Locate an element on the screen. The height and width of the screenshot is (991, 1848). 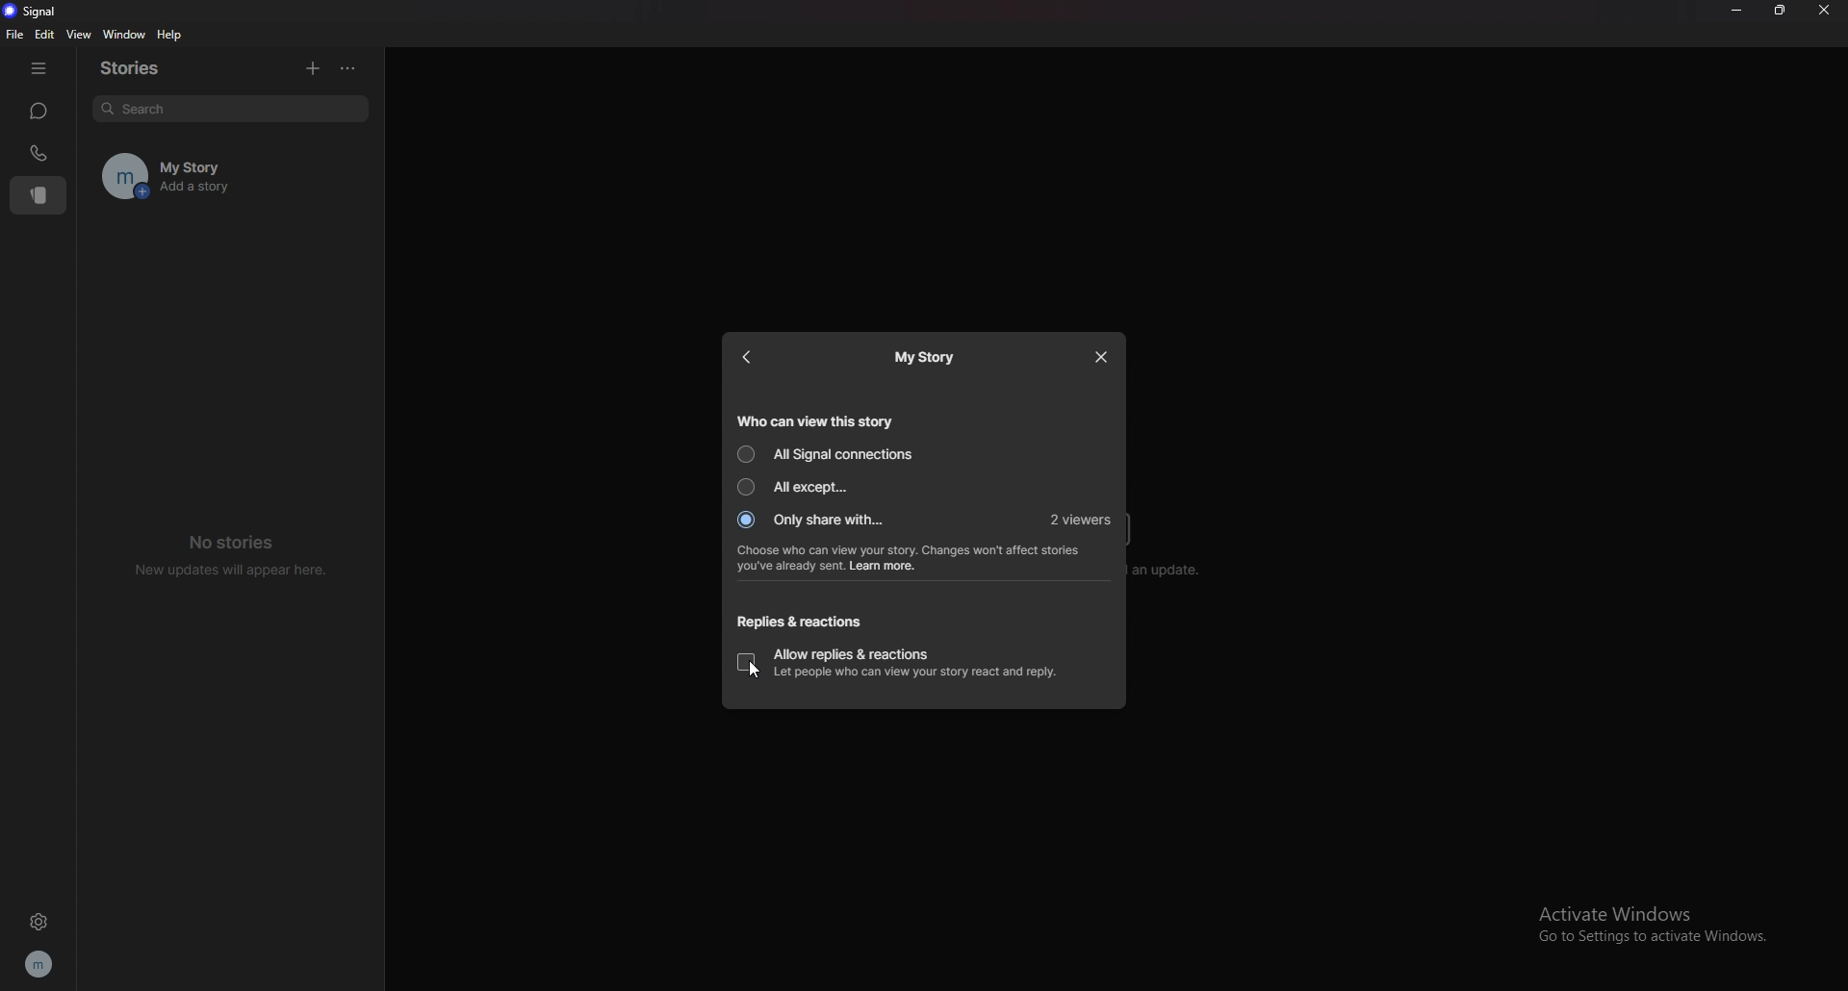
my story is located at coordinates (928, 357).